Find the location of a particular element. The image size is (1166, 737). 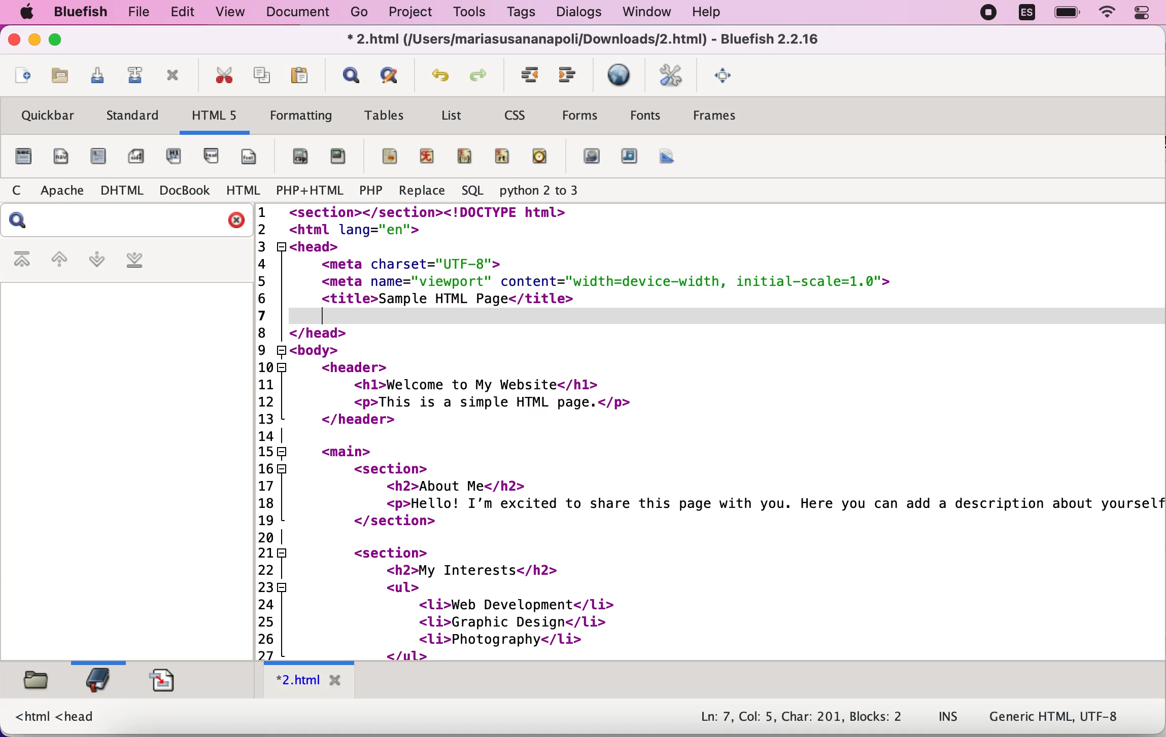

fonts is located at coordinates (645, 118).